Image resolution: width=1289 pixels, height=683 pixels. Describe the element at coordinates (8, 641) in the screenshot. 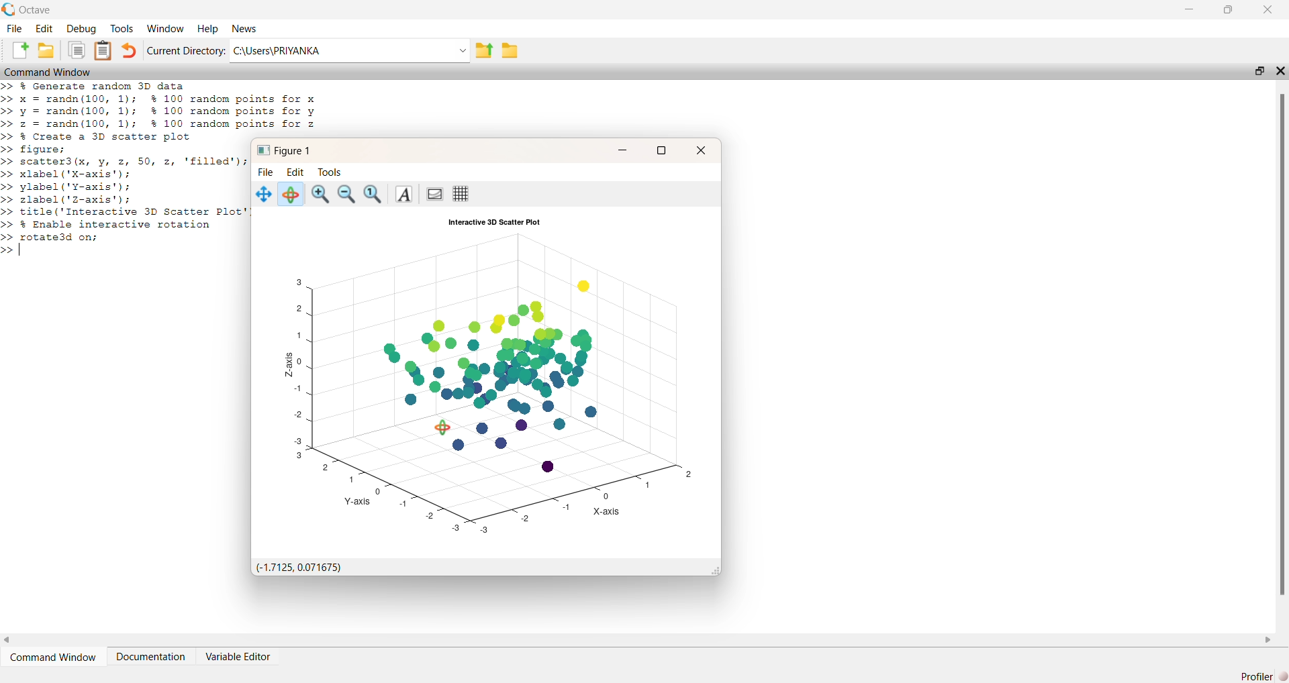

I see `scroll left` at that location.